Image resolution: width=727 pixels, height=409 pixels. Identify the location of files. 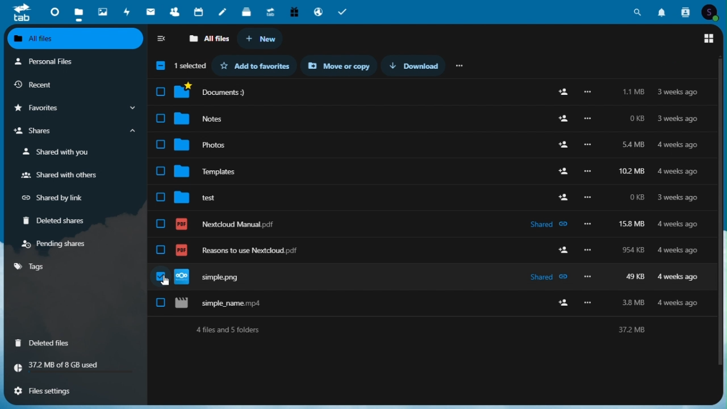
(433, 92).